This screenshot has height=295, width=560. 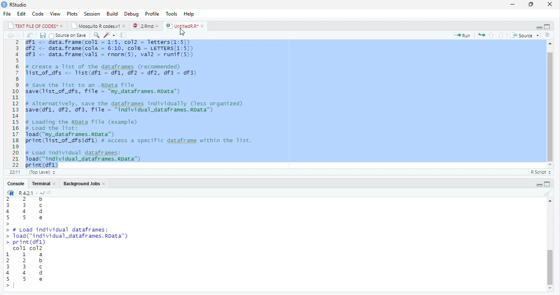 I want to click on Console, so click(x=15, y=184).